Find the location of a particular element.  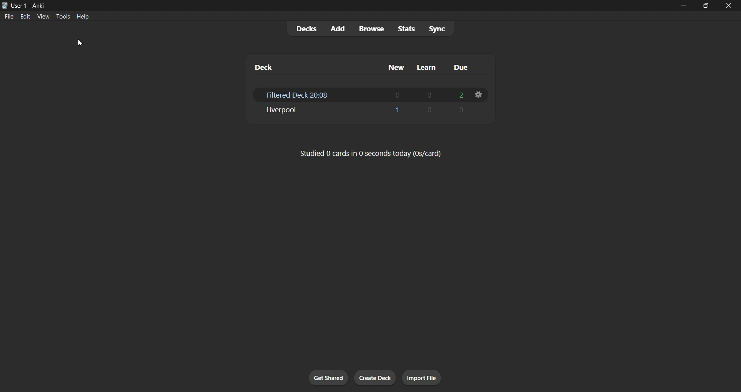

edit is located at coordinates (24, 17).